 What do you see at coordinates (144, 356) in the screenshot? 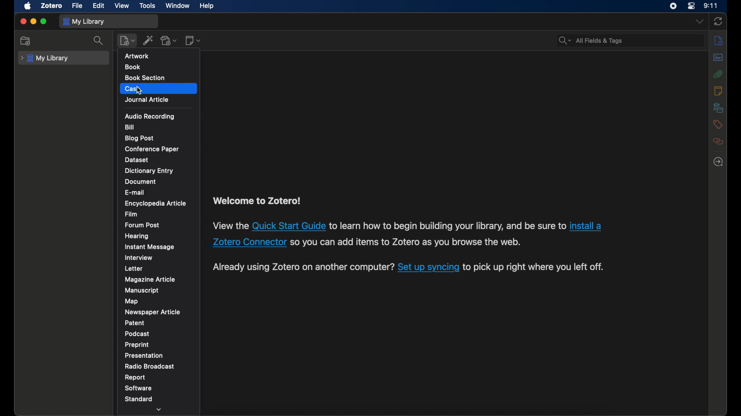
I see `presentation` at bounding box center [144, 356].